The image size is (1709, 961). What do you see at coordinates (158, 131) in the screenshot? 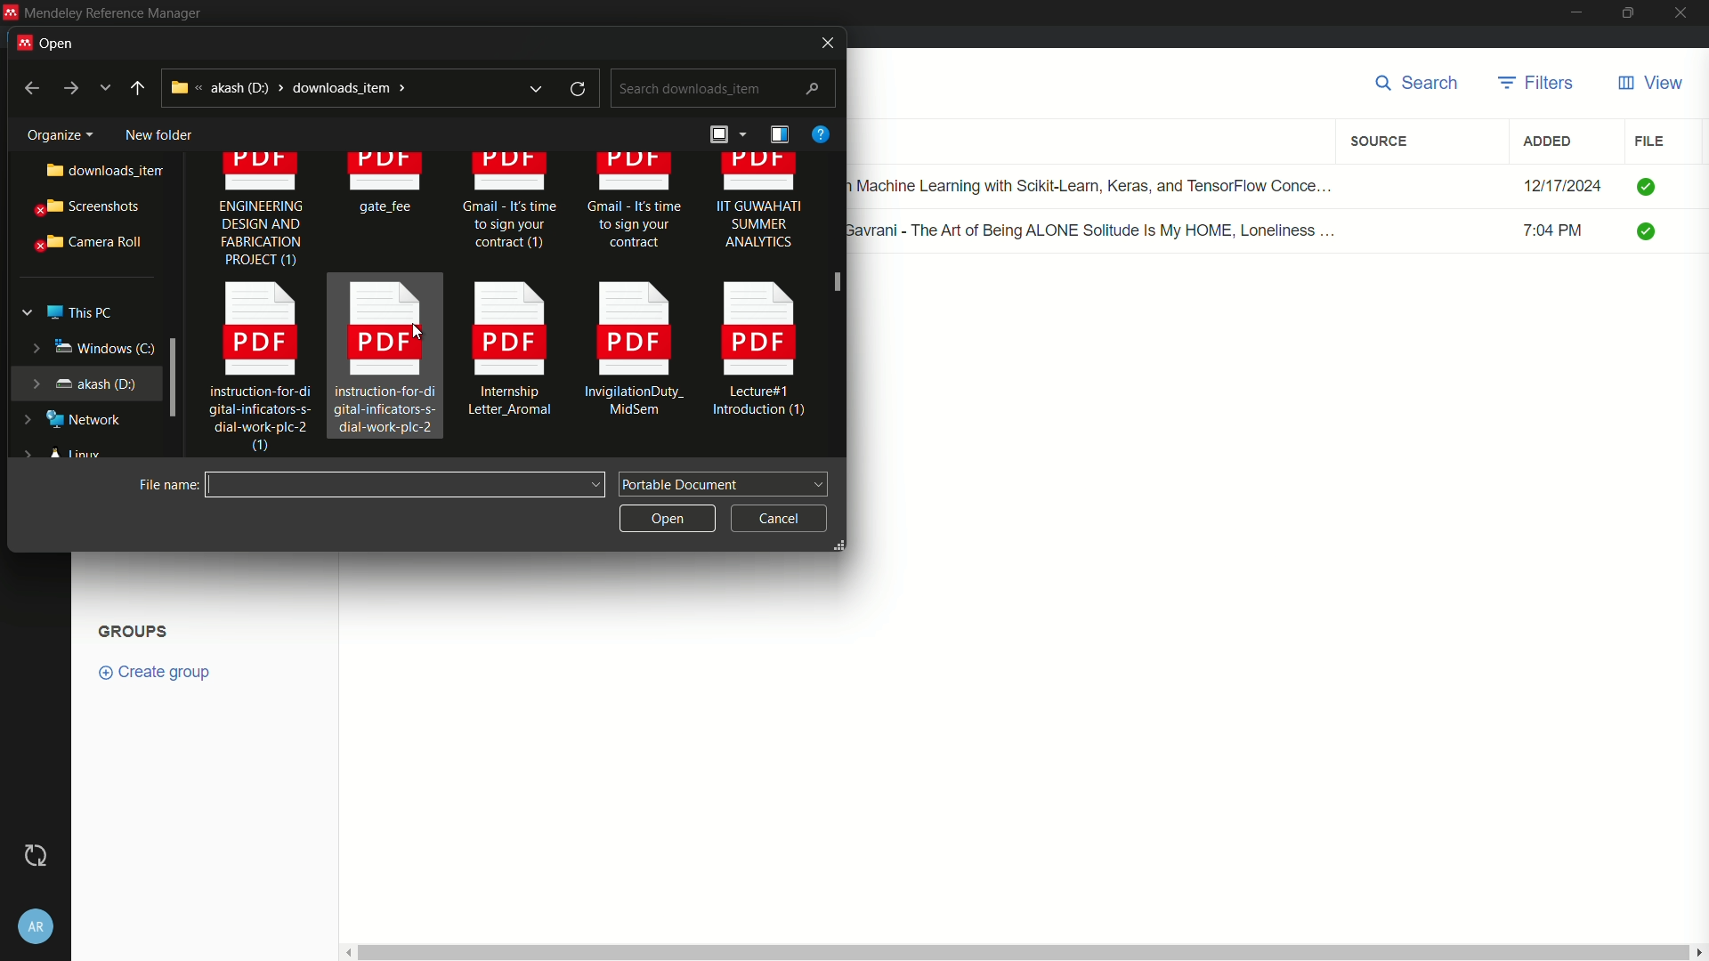
I see `new folder` at bounding box center [158, 131].